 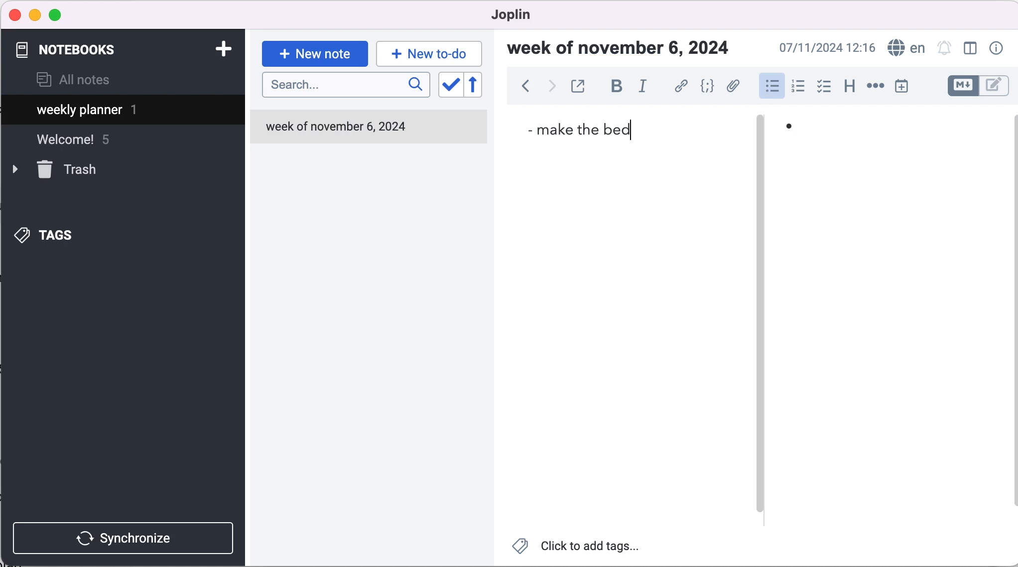 I want to click on checkbox, so click(x=824, y=87).